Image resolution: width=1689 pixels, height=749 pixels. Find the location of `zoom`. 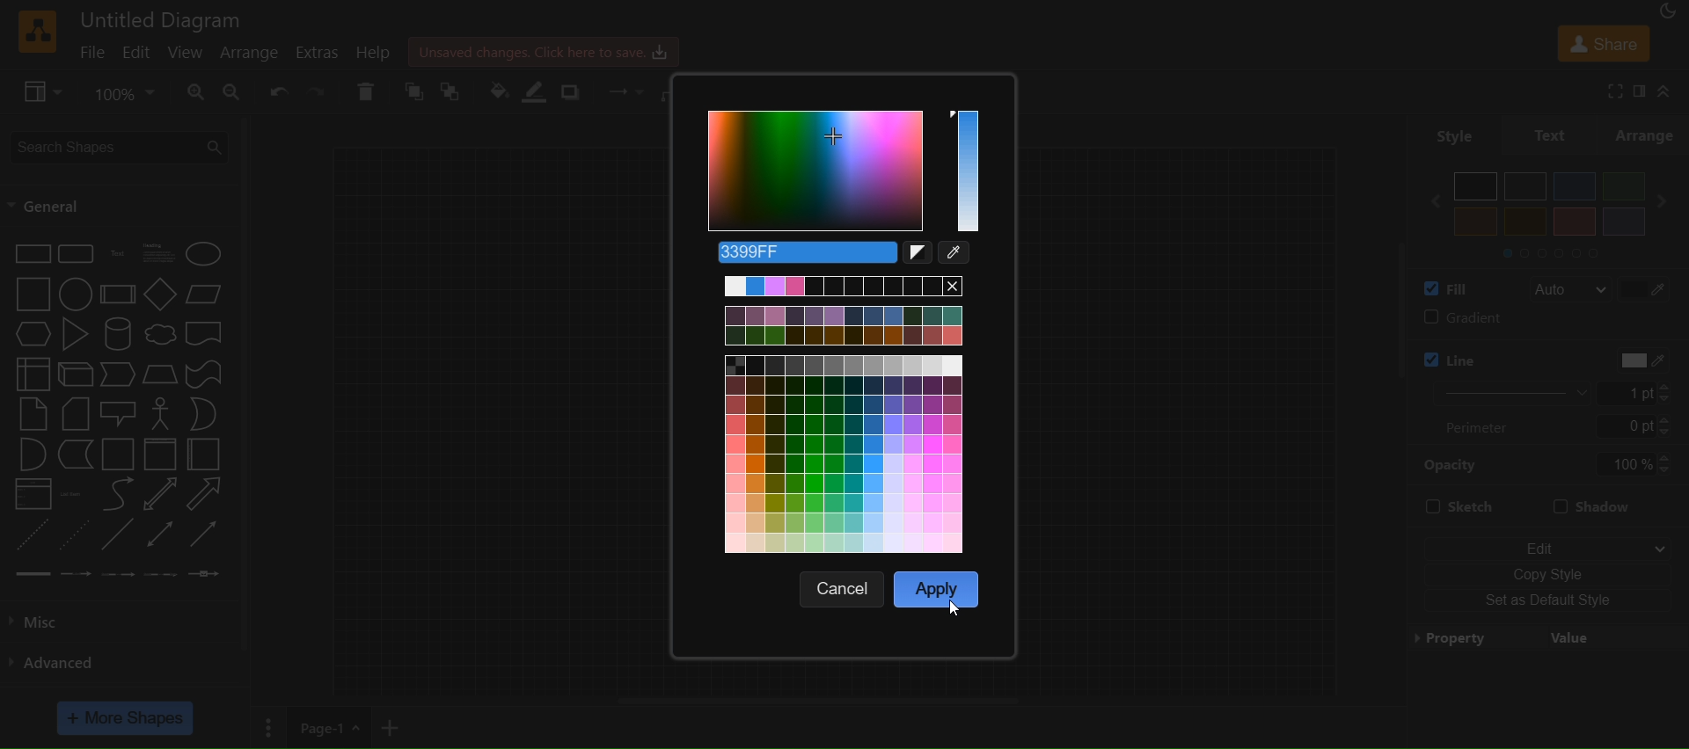

zoom is located at coordinates (127, 91).